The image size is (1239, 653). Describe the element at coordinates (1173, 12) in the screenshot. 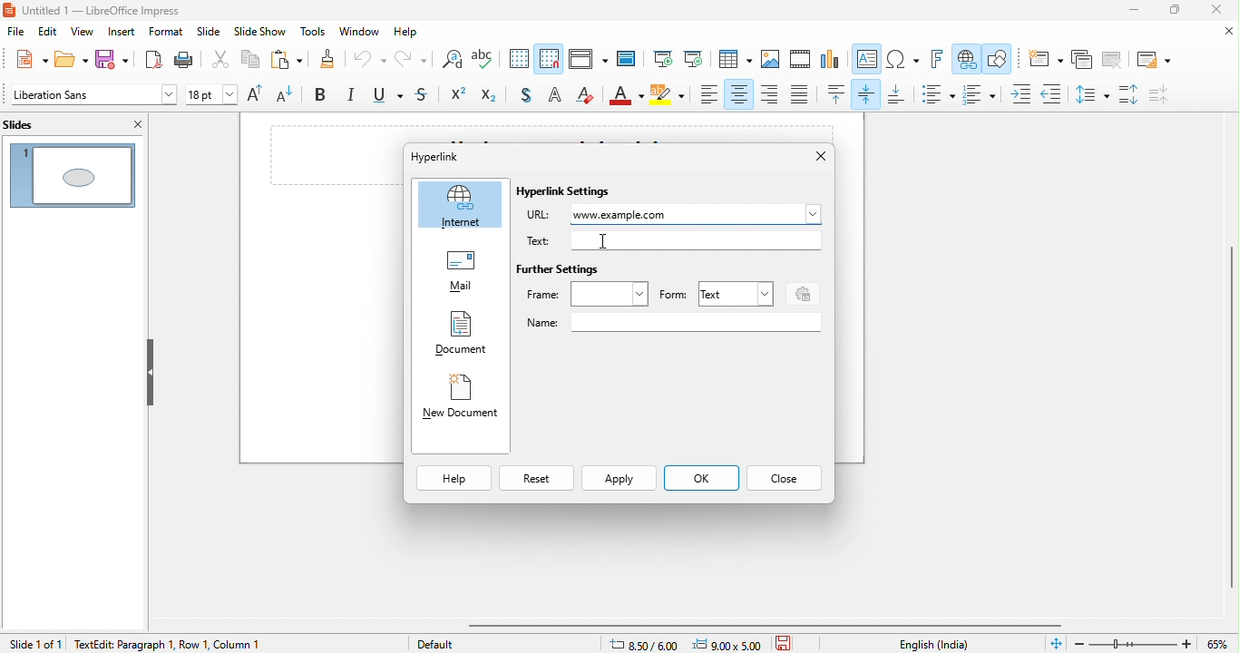

I see `maximize` at that location.